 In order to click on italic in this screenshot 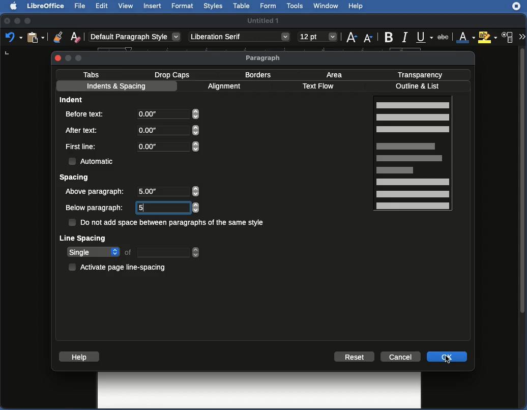, I will do `click(404, 36)`.